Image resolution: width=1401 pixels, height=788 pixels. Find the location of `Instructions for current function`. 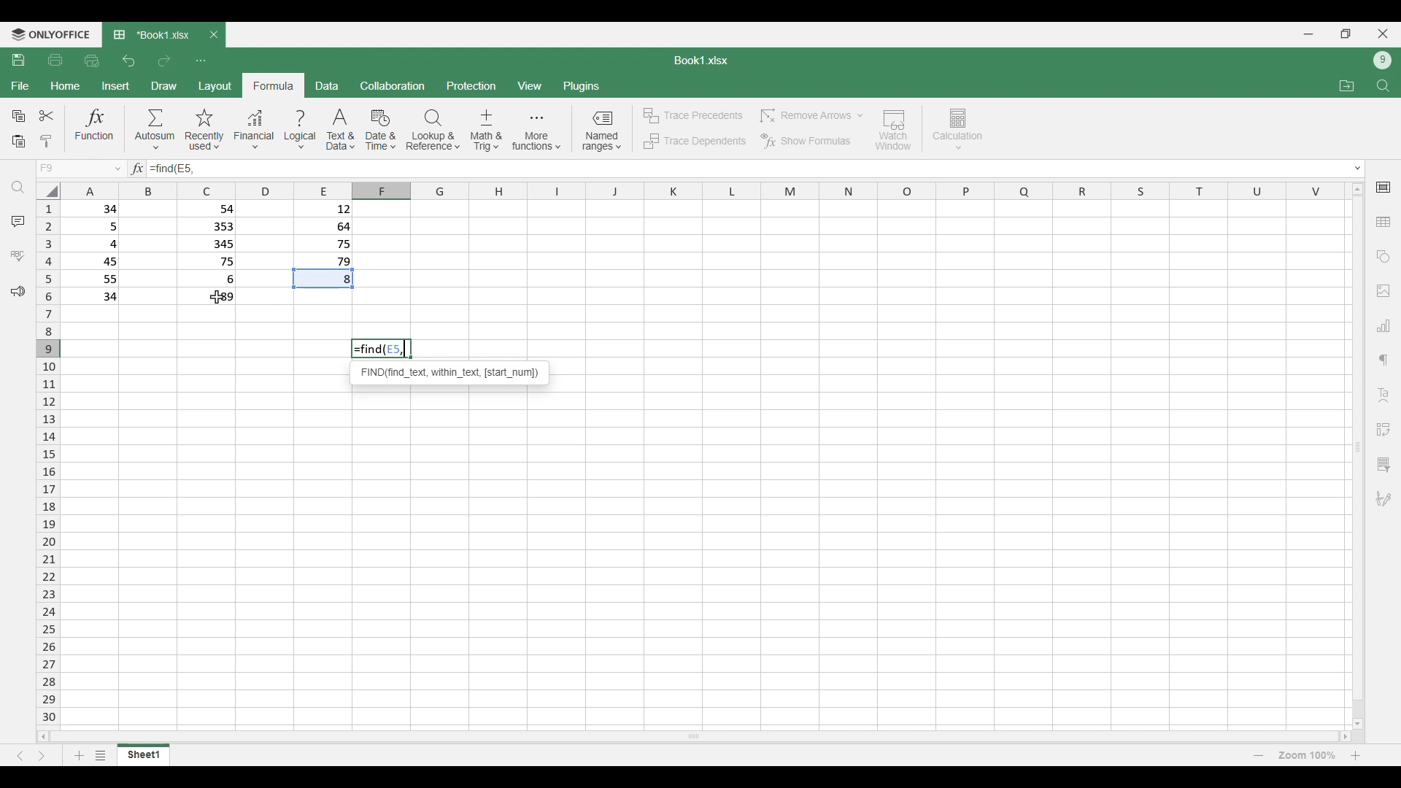

Instructions for current function is located at coordinates (450, 372).